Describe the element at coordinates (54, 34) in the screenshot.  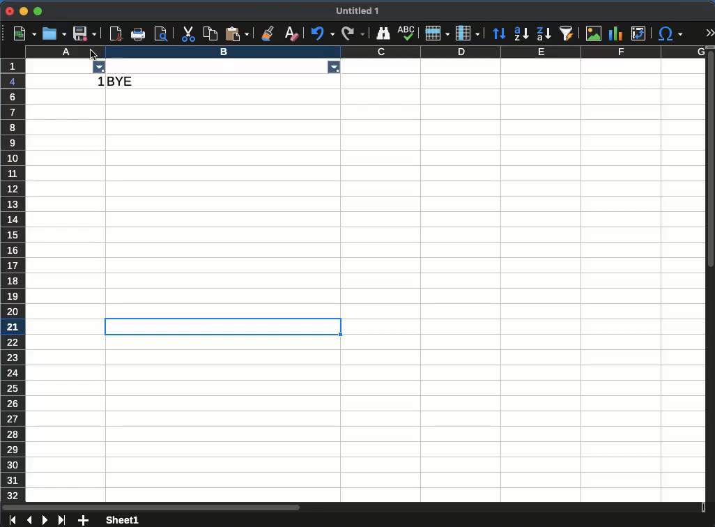
I see `open` at that location.